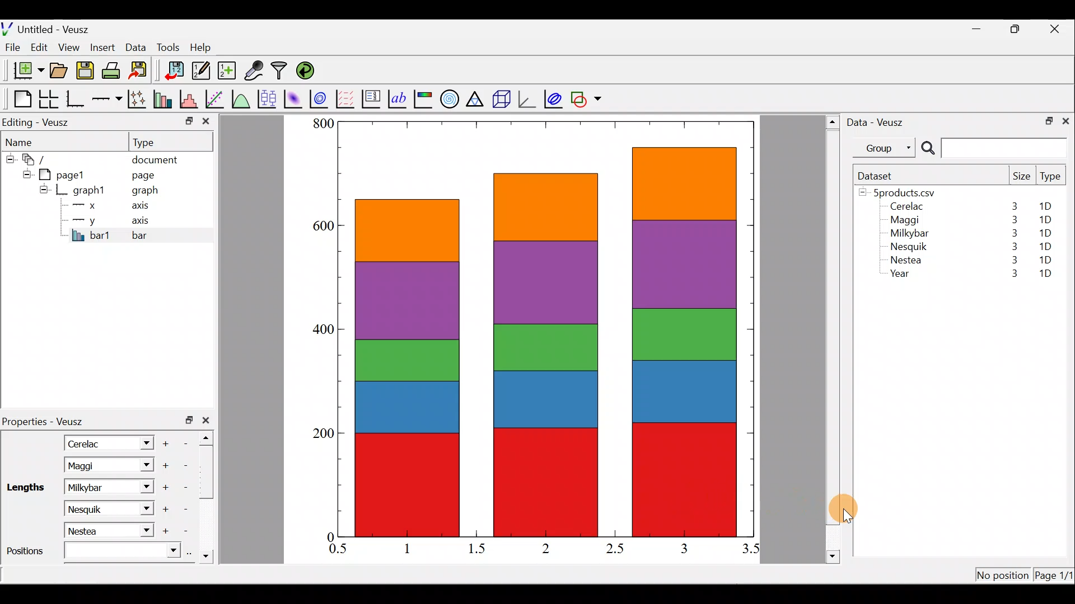 This screenshot has width=1075, height=604. I want to click on bar chart inserted, so click(547, 328).